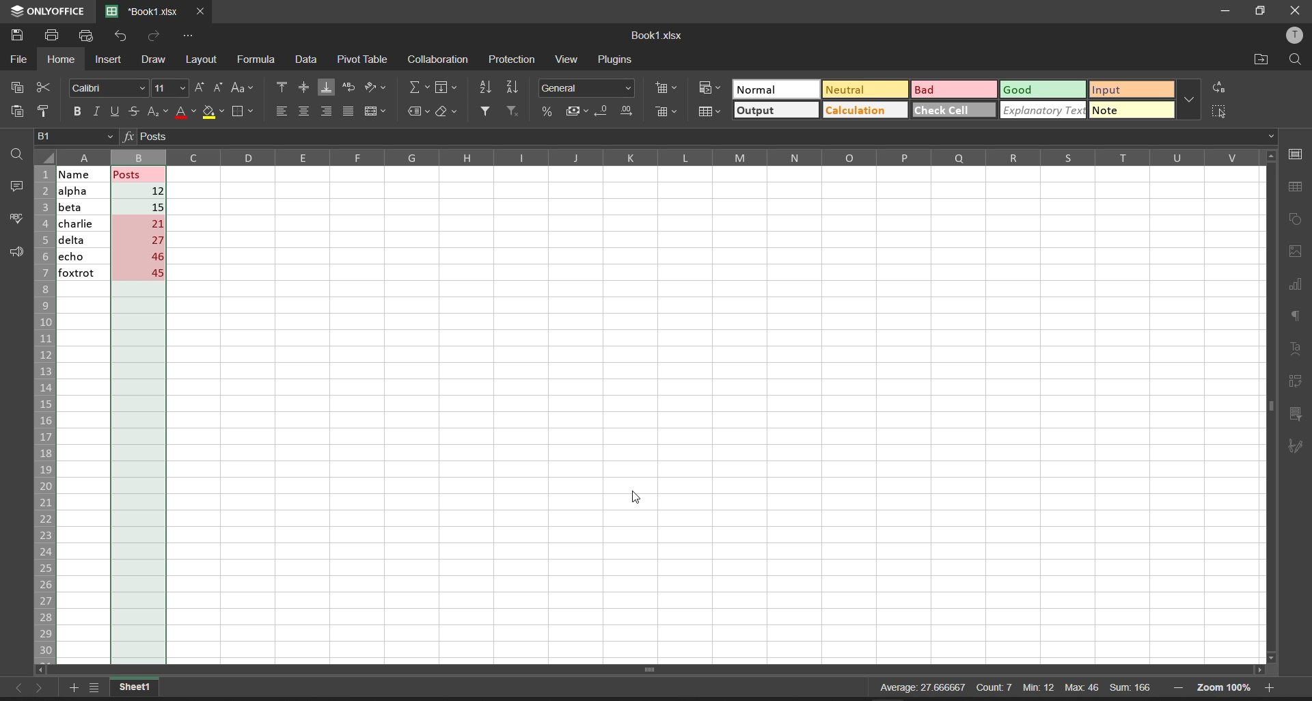 This screenshot has height=701, width=1312. What do you see at coordinates (1296, 36) in the screenshot?
I see `user profile` at bounding box center [1296, 36].